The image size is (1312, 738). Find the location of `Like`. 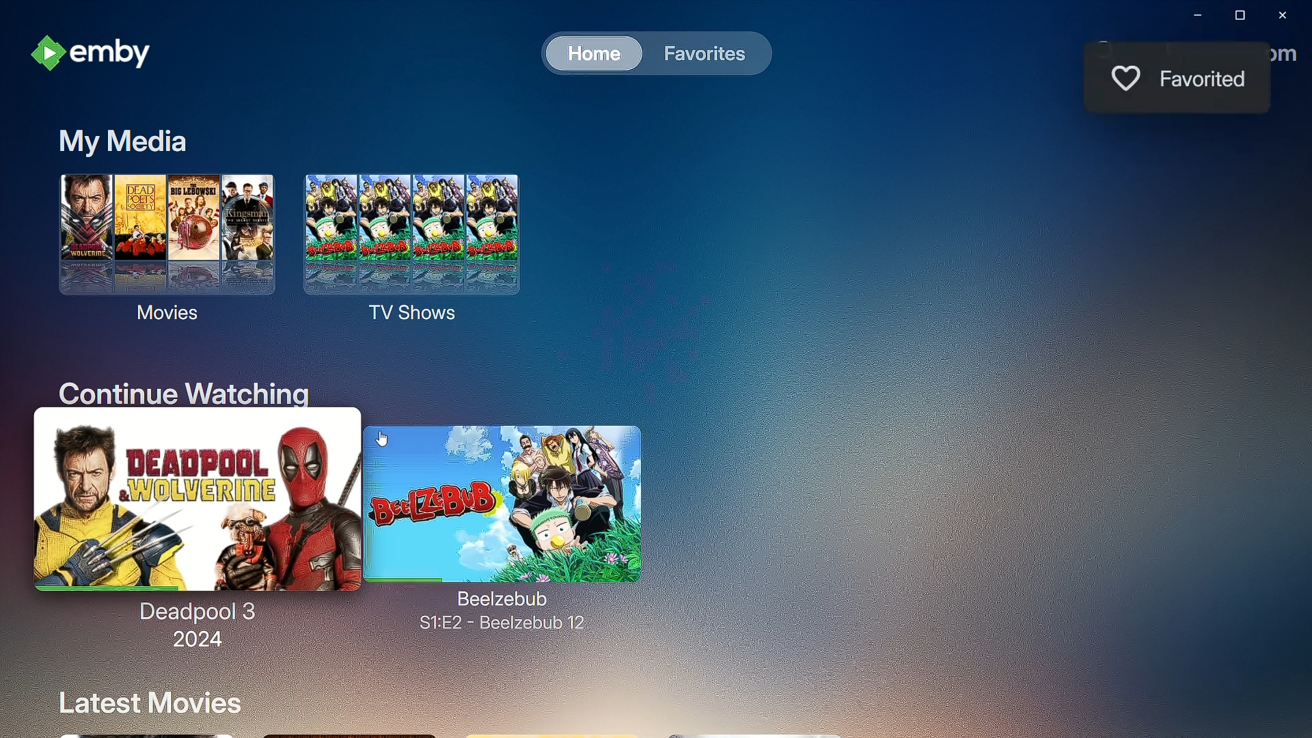

Like is located at coordinates (1123, 77).